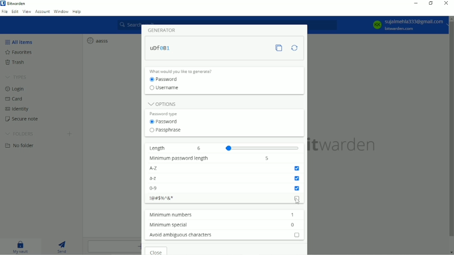  Describe the element at coordinates (27, 12) in the screenshot. I see `View` at that location.